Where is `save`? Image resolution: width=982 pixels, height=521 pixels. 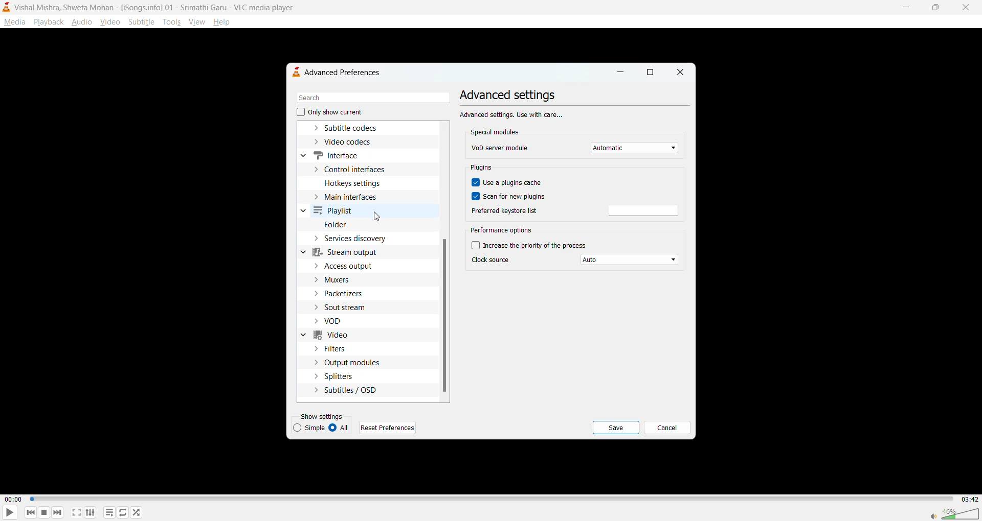
save is located at coordinates (616, 428).